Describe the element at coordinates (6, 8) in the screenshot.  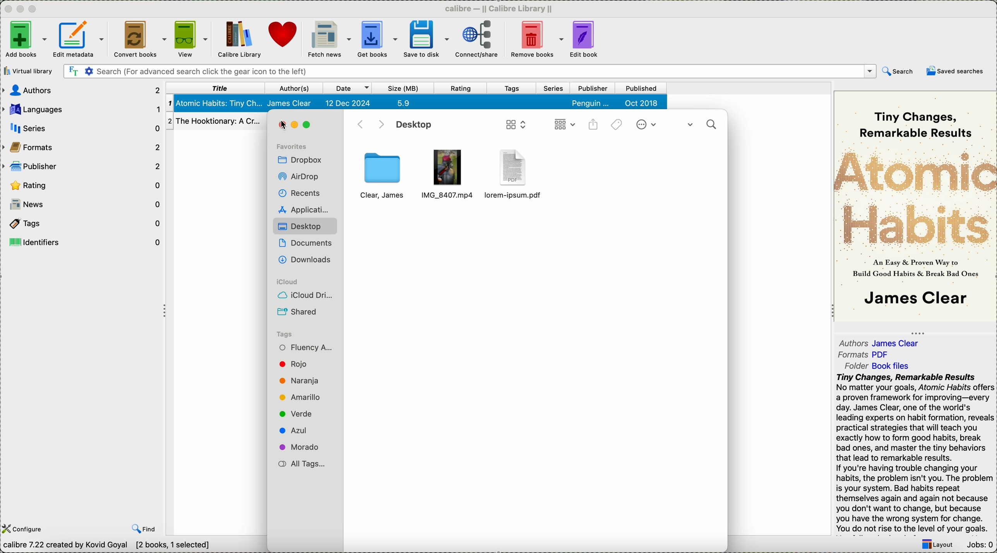
I see `close program` at that location.